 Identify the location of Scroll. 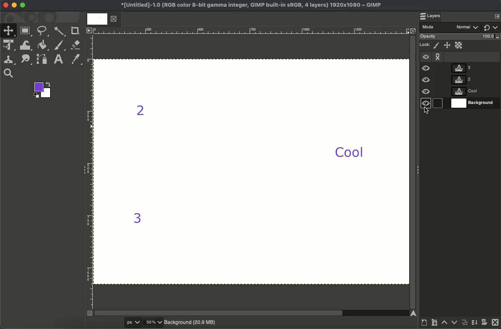
(412, 171).